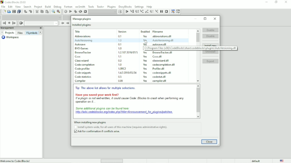 The width and height of the screenshot is (291, 163). Describe the element at coordinates (82, 25) in the screenshot. I see `Installed plugins` at that location.